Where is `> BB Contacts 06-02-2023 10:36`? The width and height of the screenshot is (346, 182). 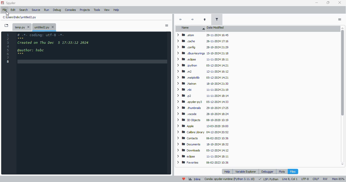
> BB Contacts 06-02-2023 10:36 is located at coordinates (202, 138).